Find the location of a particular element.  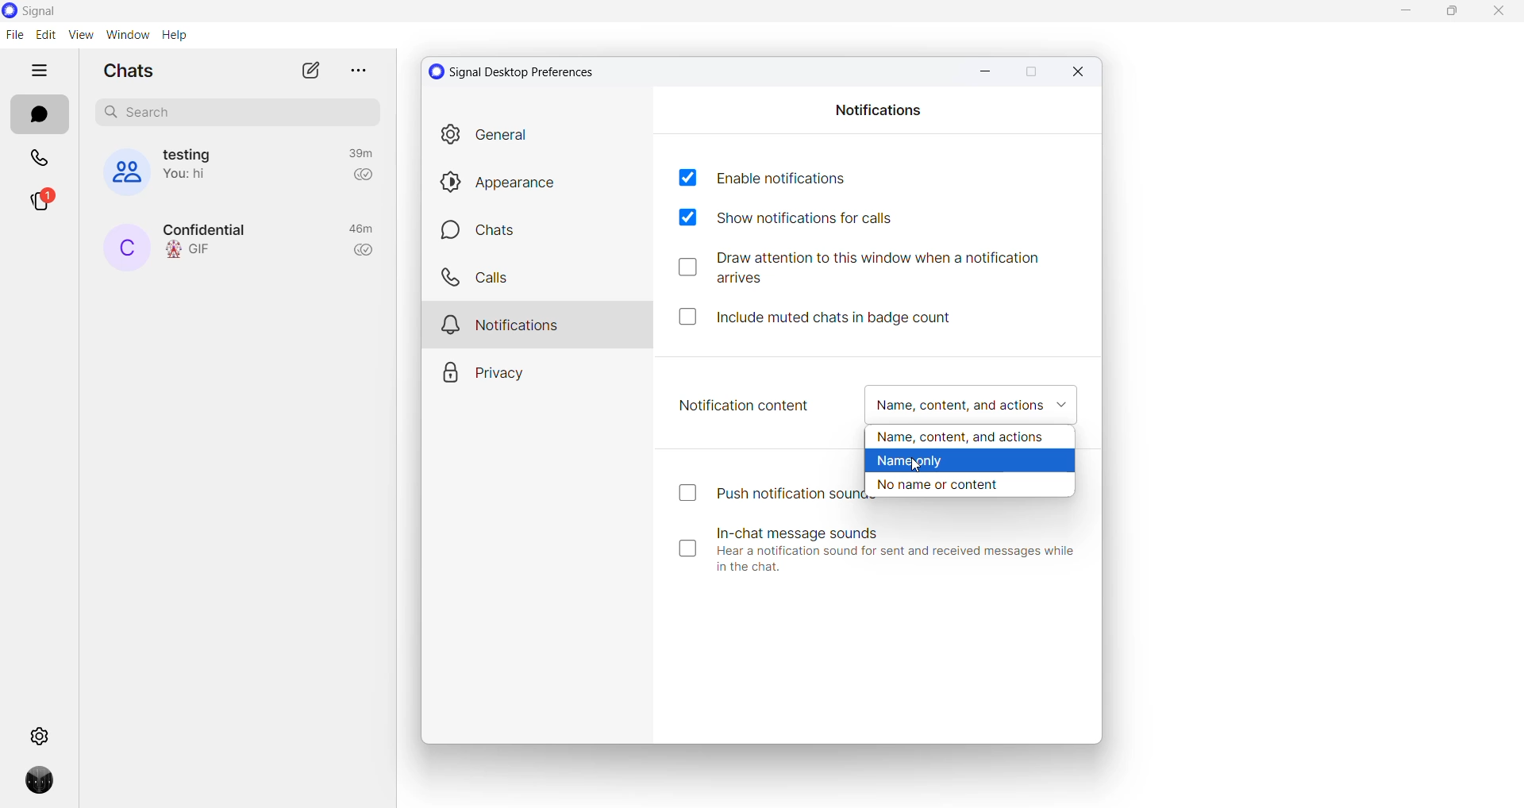

General is located at coordinates (540, 138).